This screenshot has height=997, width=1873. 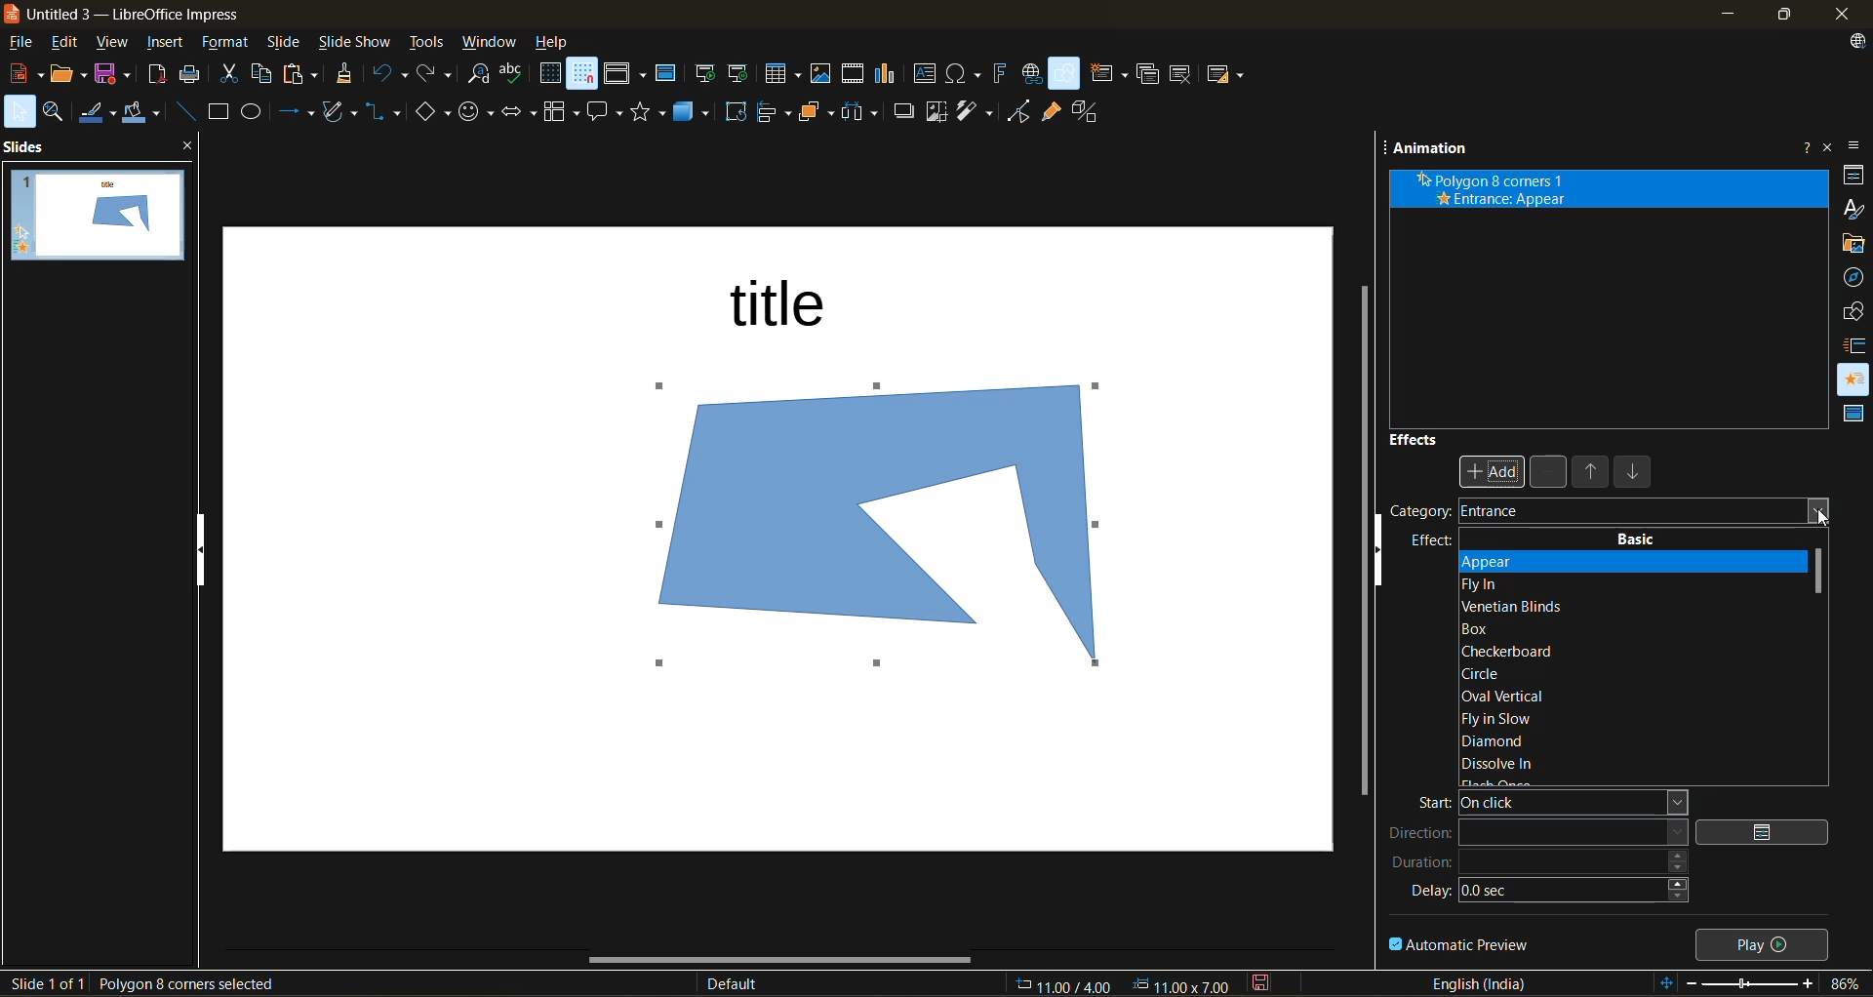 What do you see at coordinates (286, 45) in the screenshot?
I see `slide` at bounding box center [286, 45].